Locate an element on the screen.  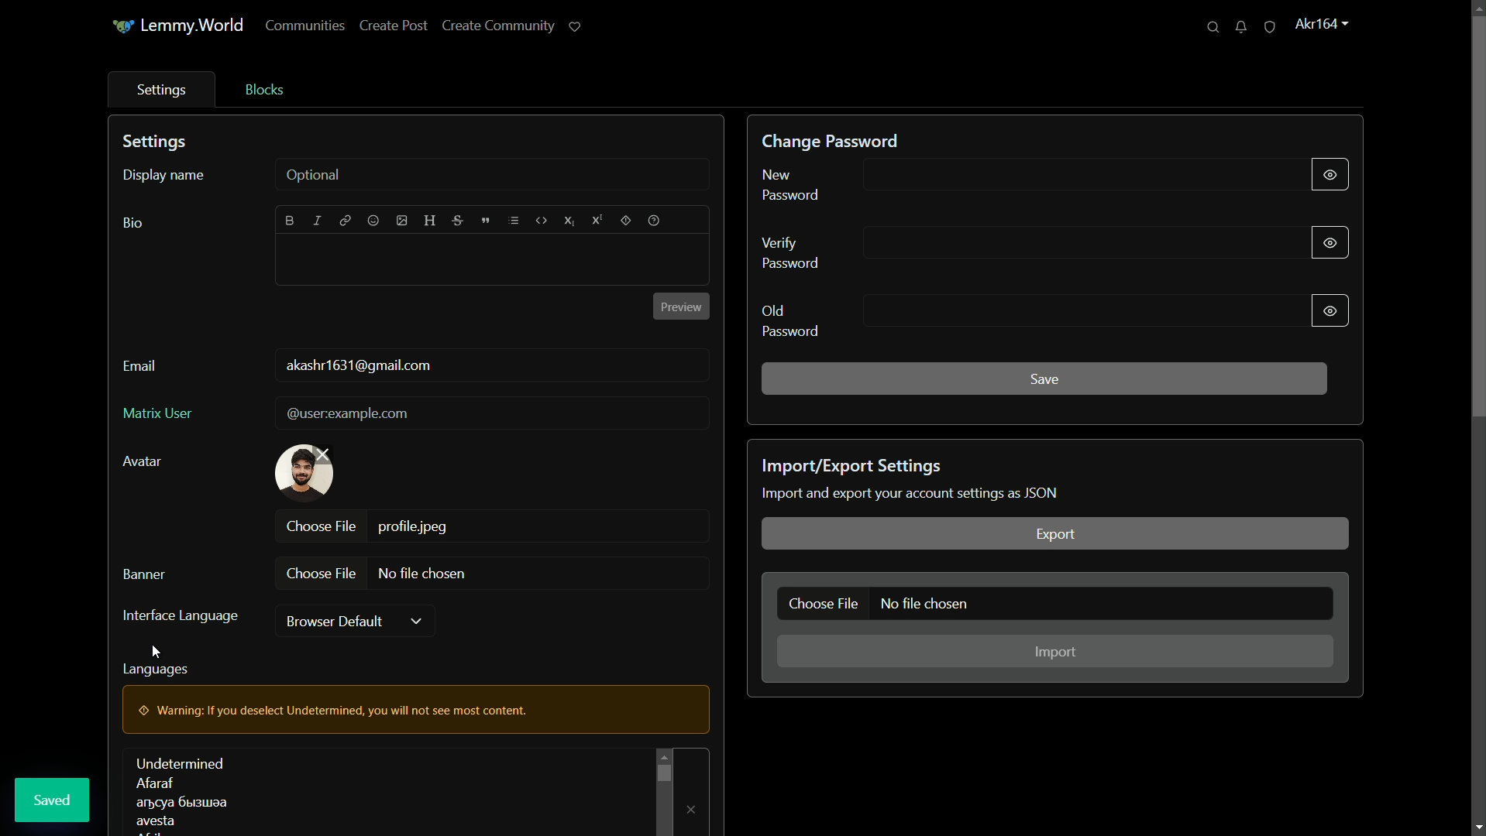
header is located at coordinates (431, 221).